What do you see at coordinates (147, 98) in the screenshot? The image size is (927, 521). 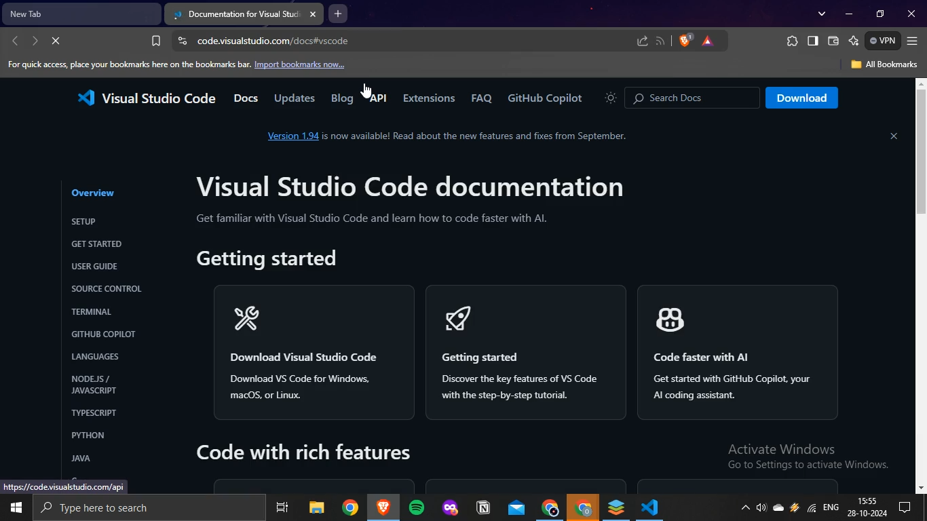 I see `Visual Studio Code` at bounding box center [147, 98].